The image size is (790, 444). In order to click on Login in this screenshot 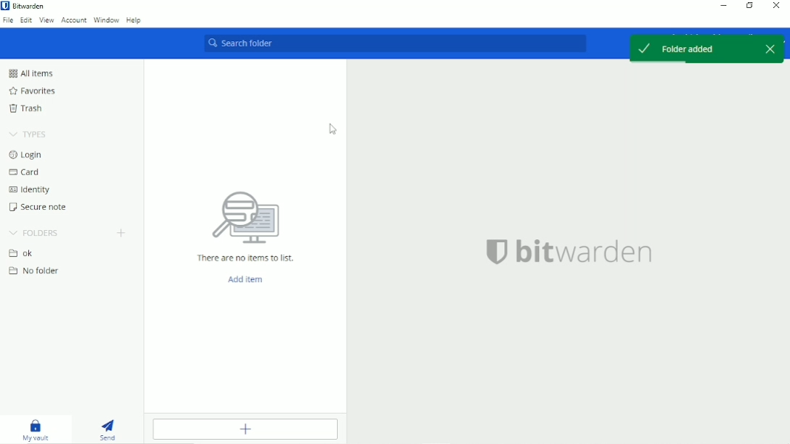, I will do `click(29, 155)`.